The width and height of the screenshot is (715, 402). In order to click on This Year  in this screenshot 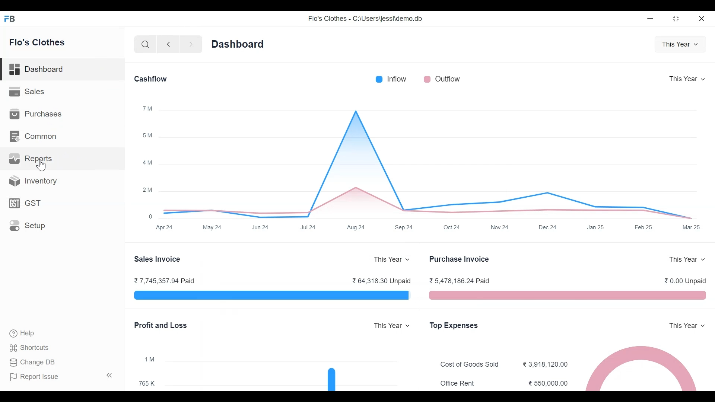, I will do `click(687, 259)`.